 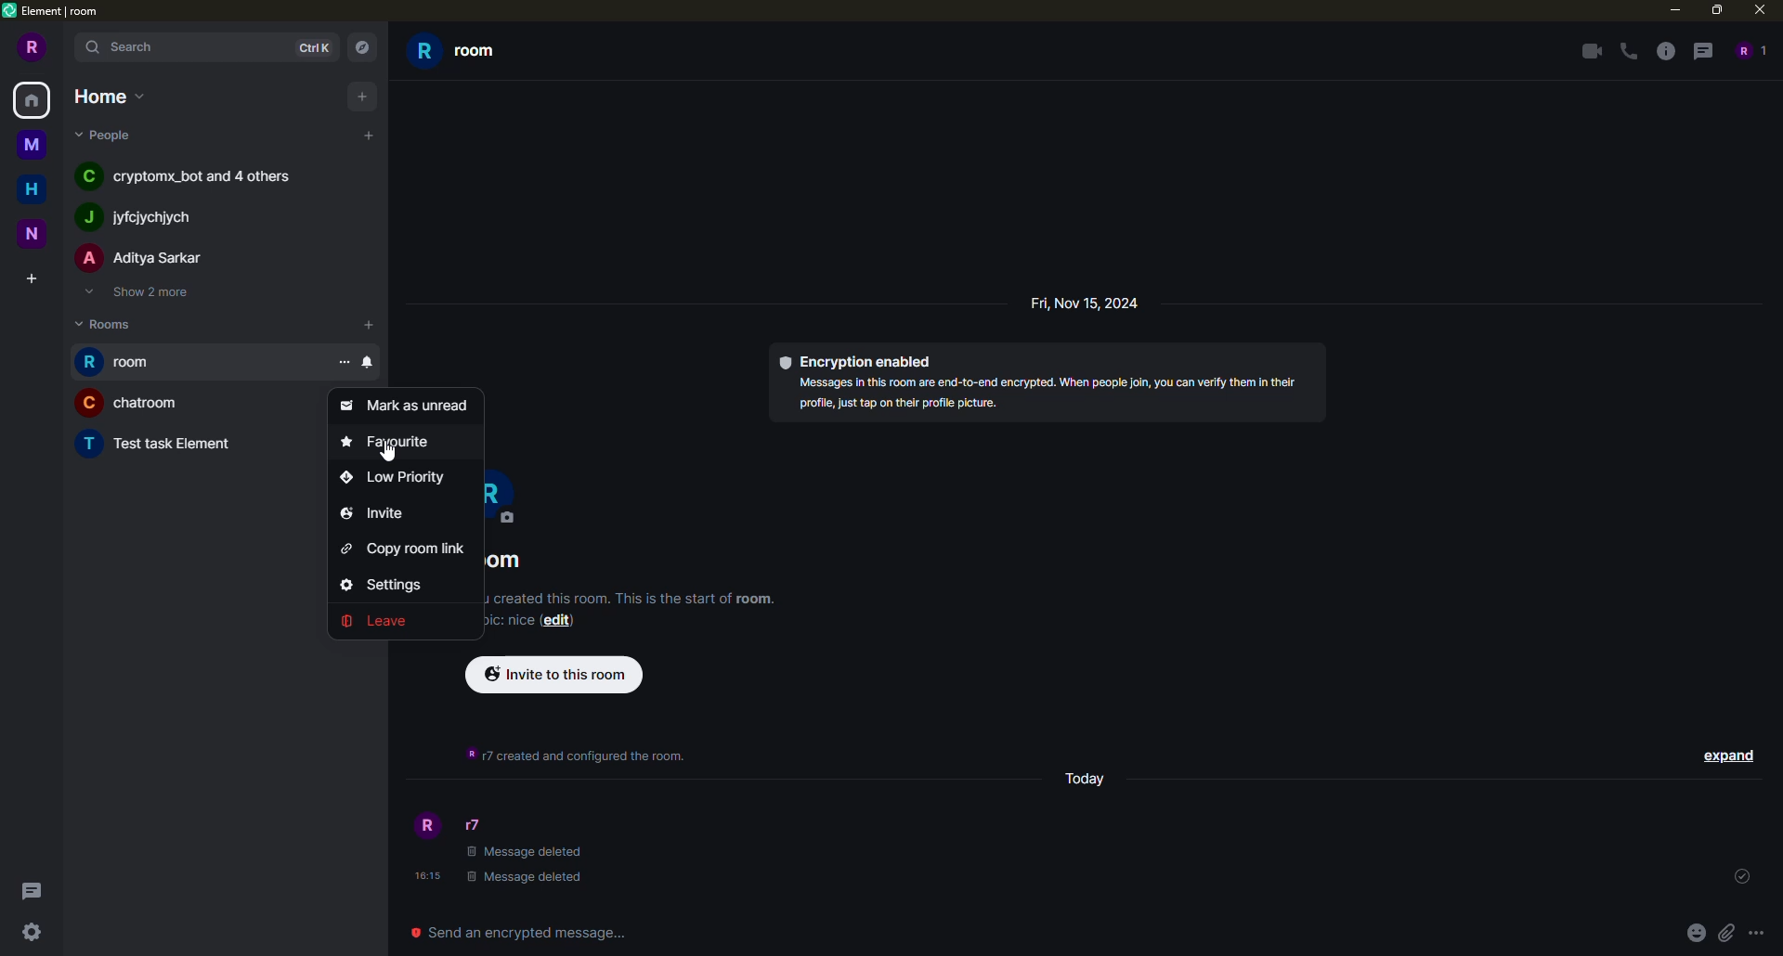 I want to click on low priority, so click(x=399, y=479).